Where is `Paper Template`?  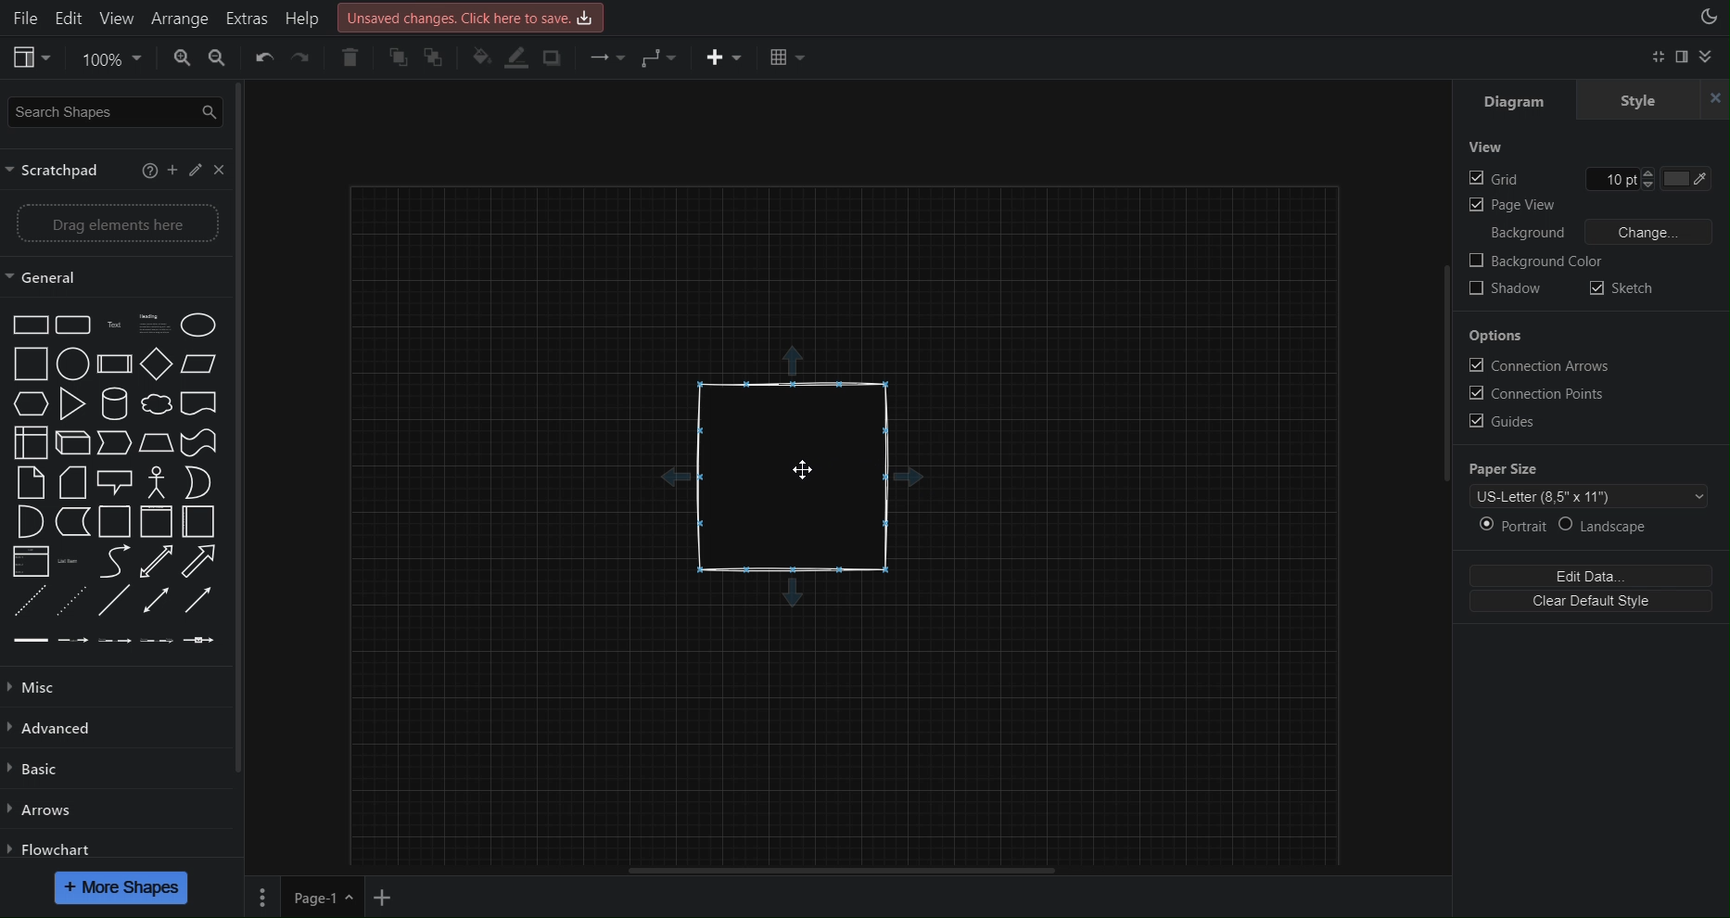 Paper Template is located at coordinates (1589, 497).